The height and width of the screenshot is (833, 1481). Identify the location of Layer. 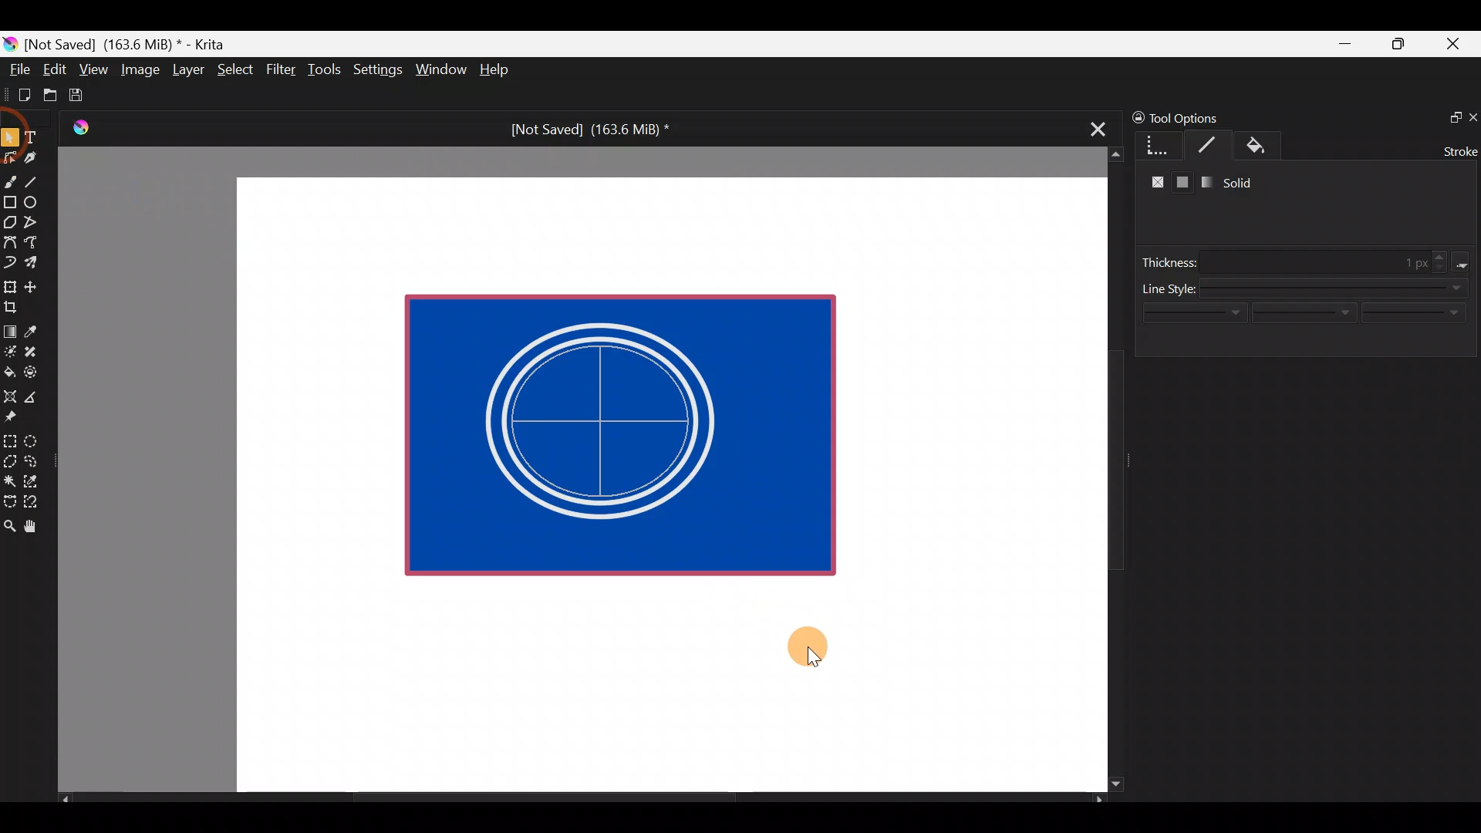
(187, 73).